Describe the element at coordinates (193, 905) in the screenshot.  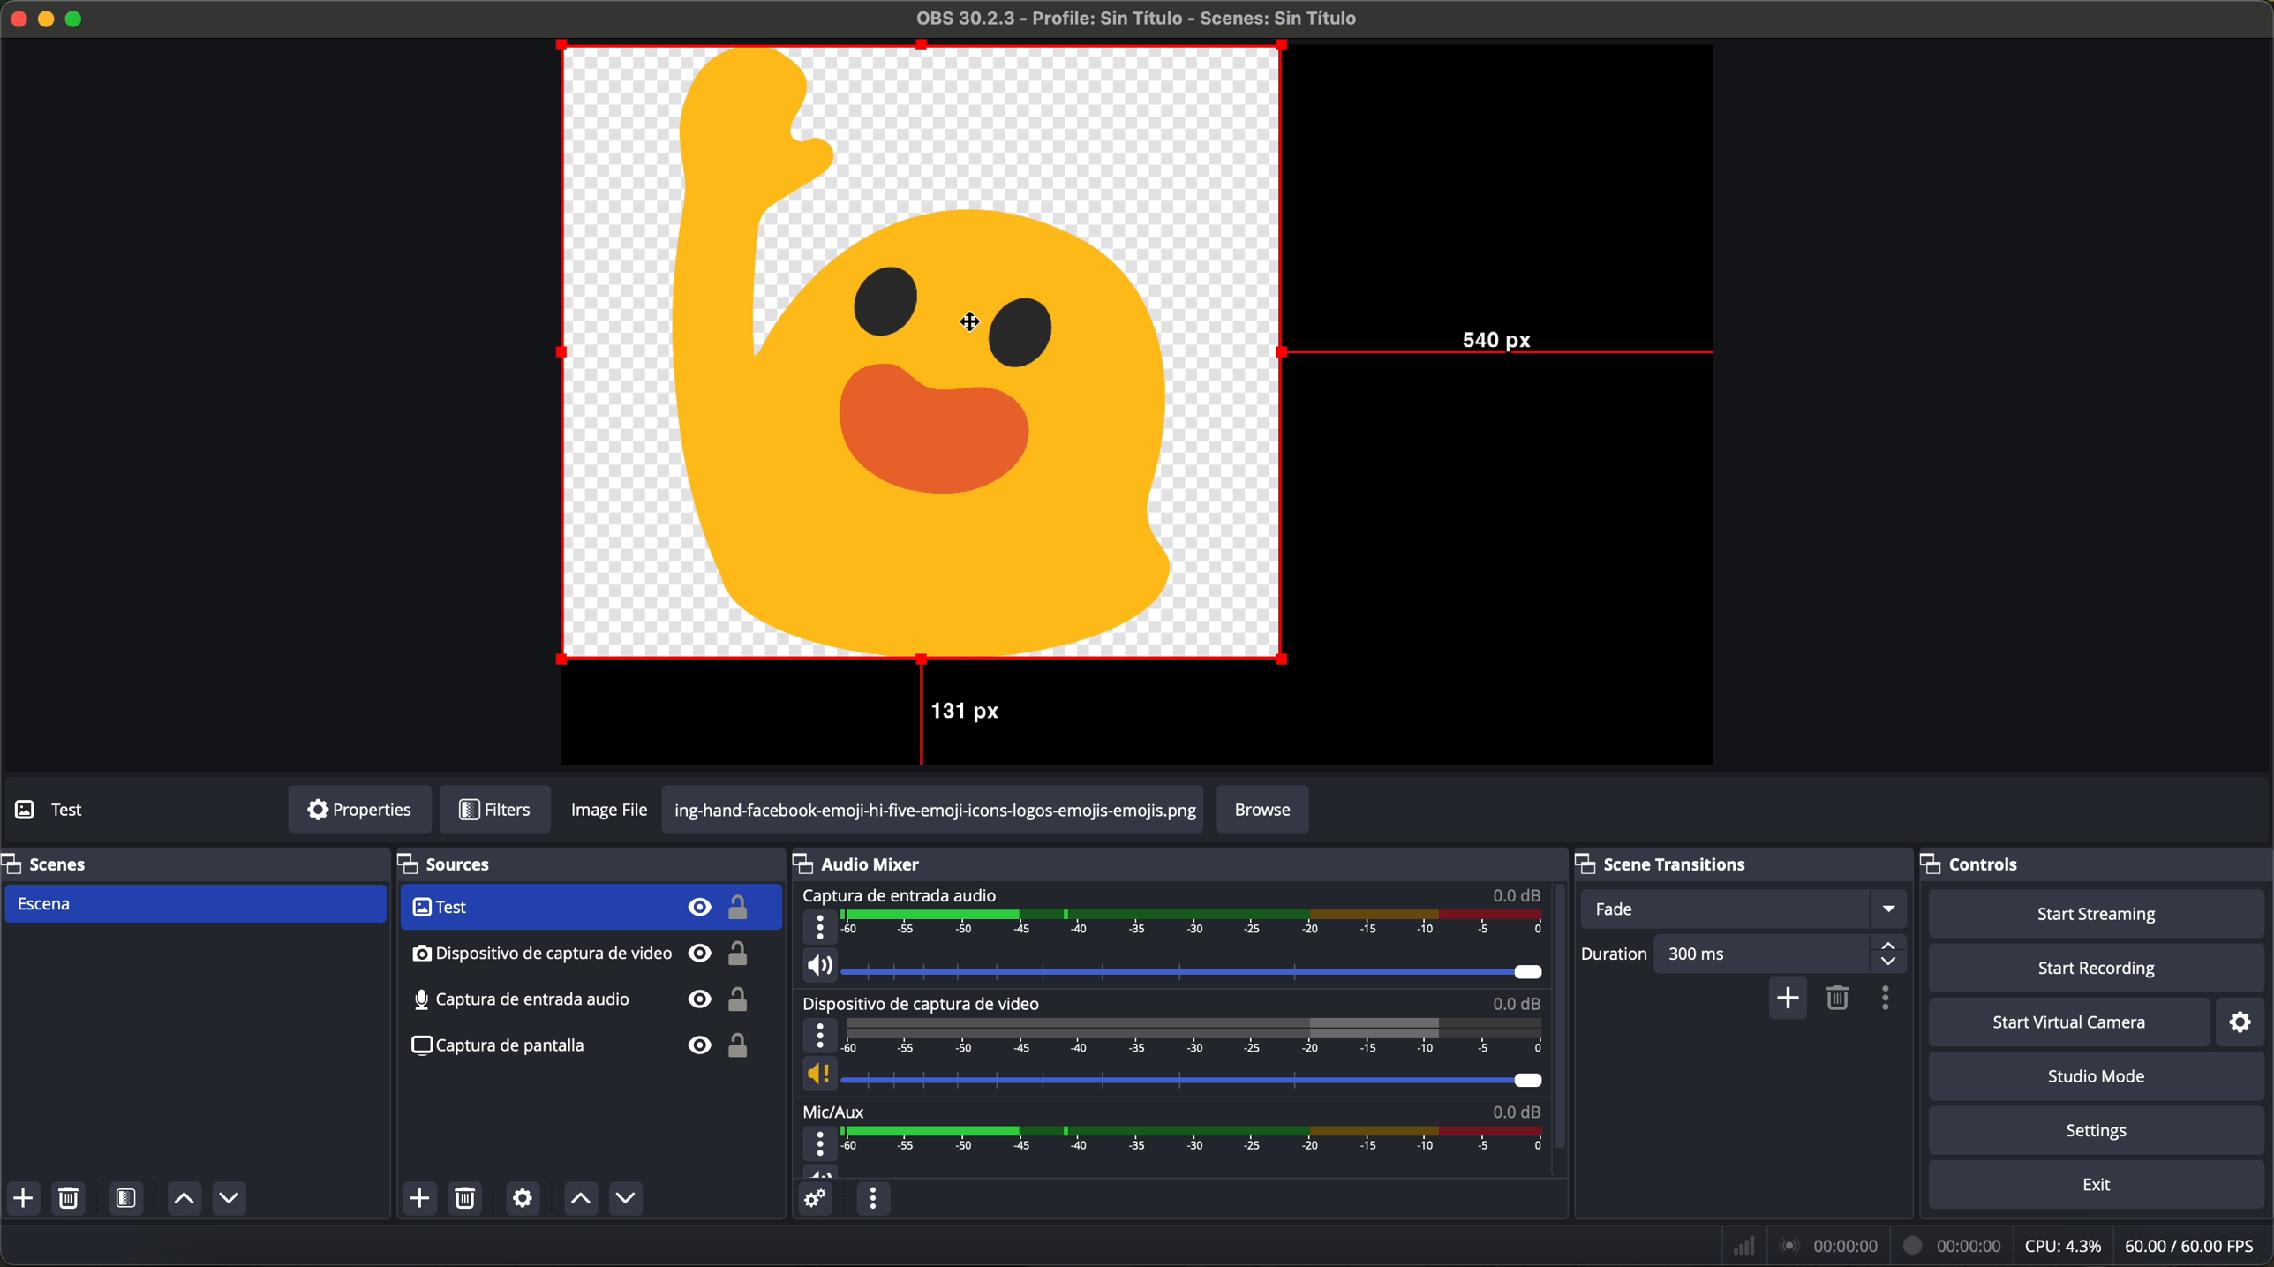
I see `scene` at that location.